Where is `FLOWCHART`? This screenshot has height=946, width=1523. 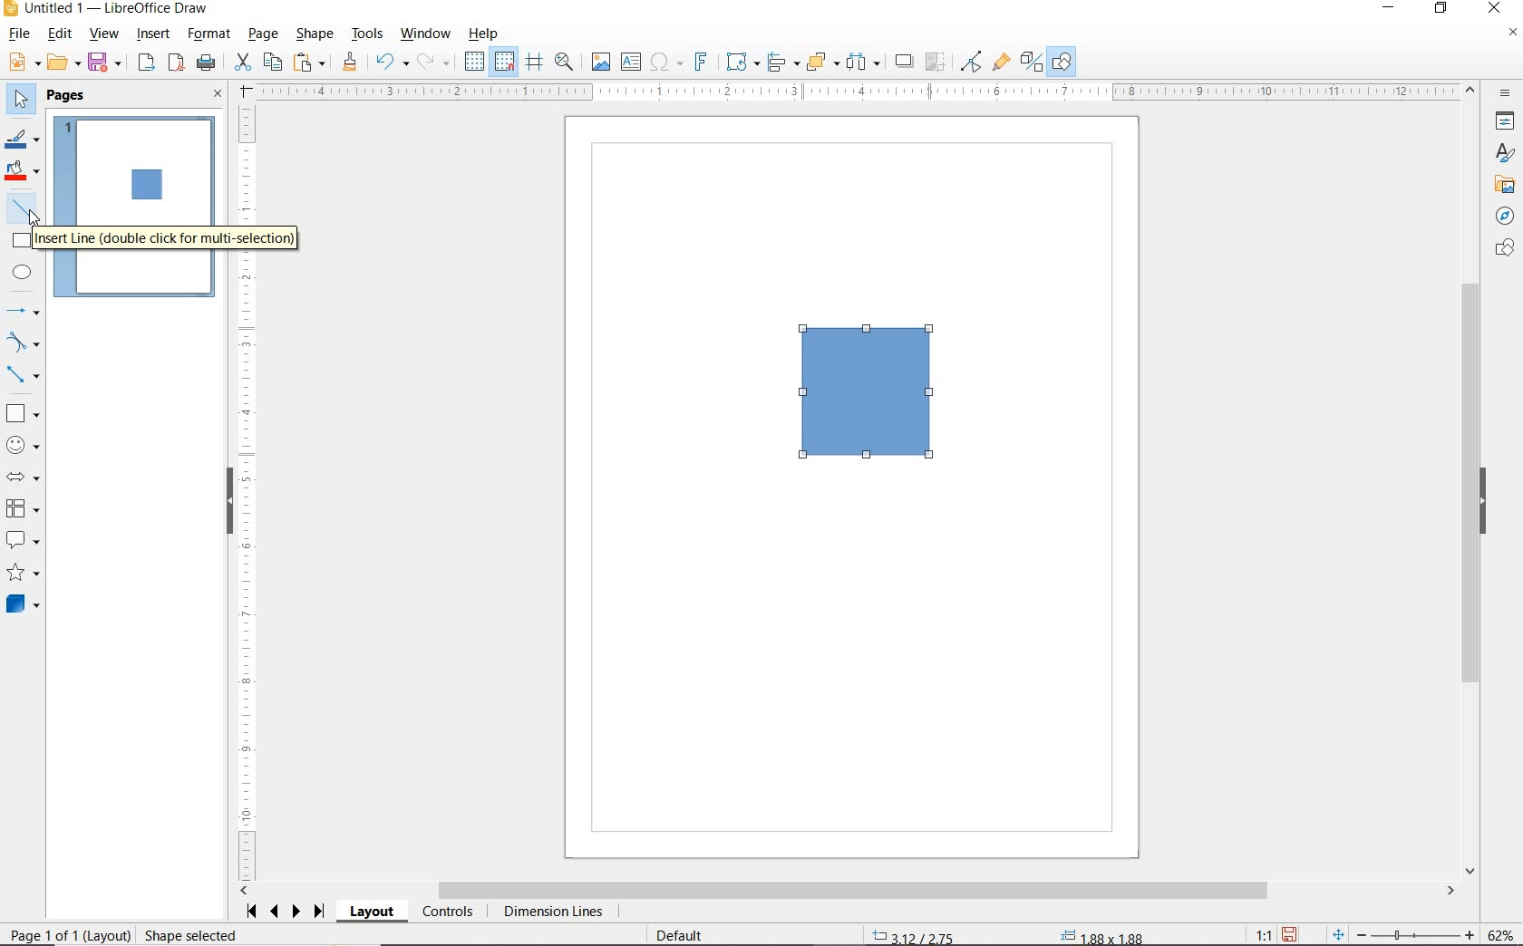 FLOWCHART is located at coordinates (26, 508).